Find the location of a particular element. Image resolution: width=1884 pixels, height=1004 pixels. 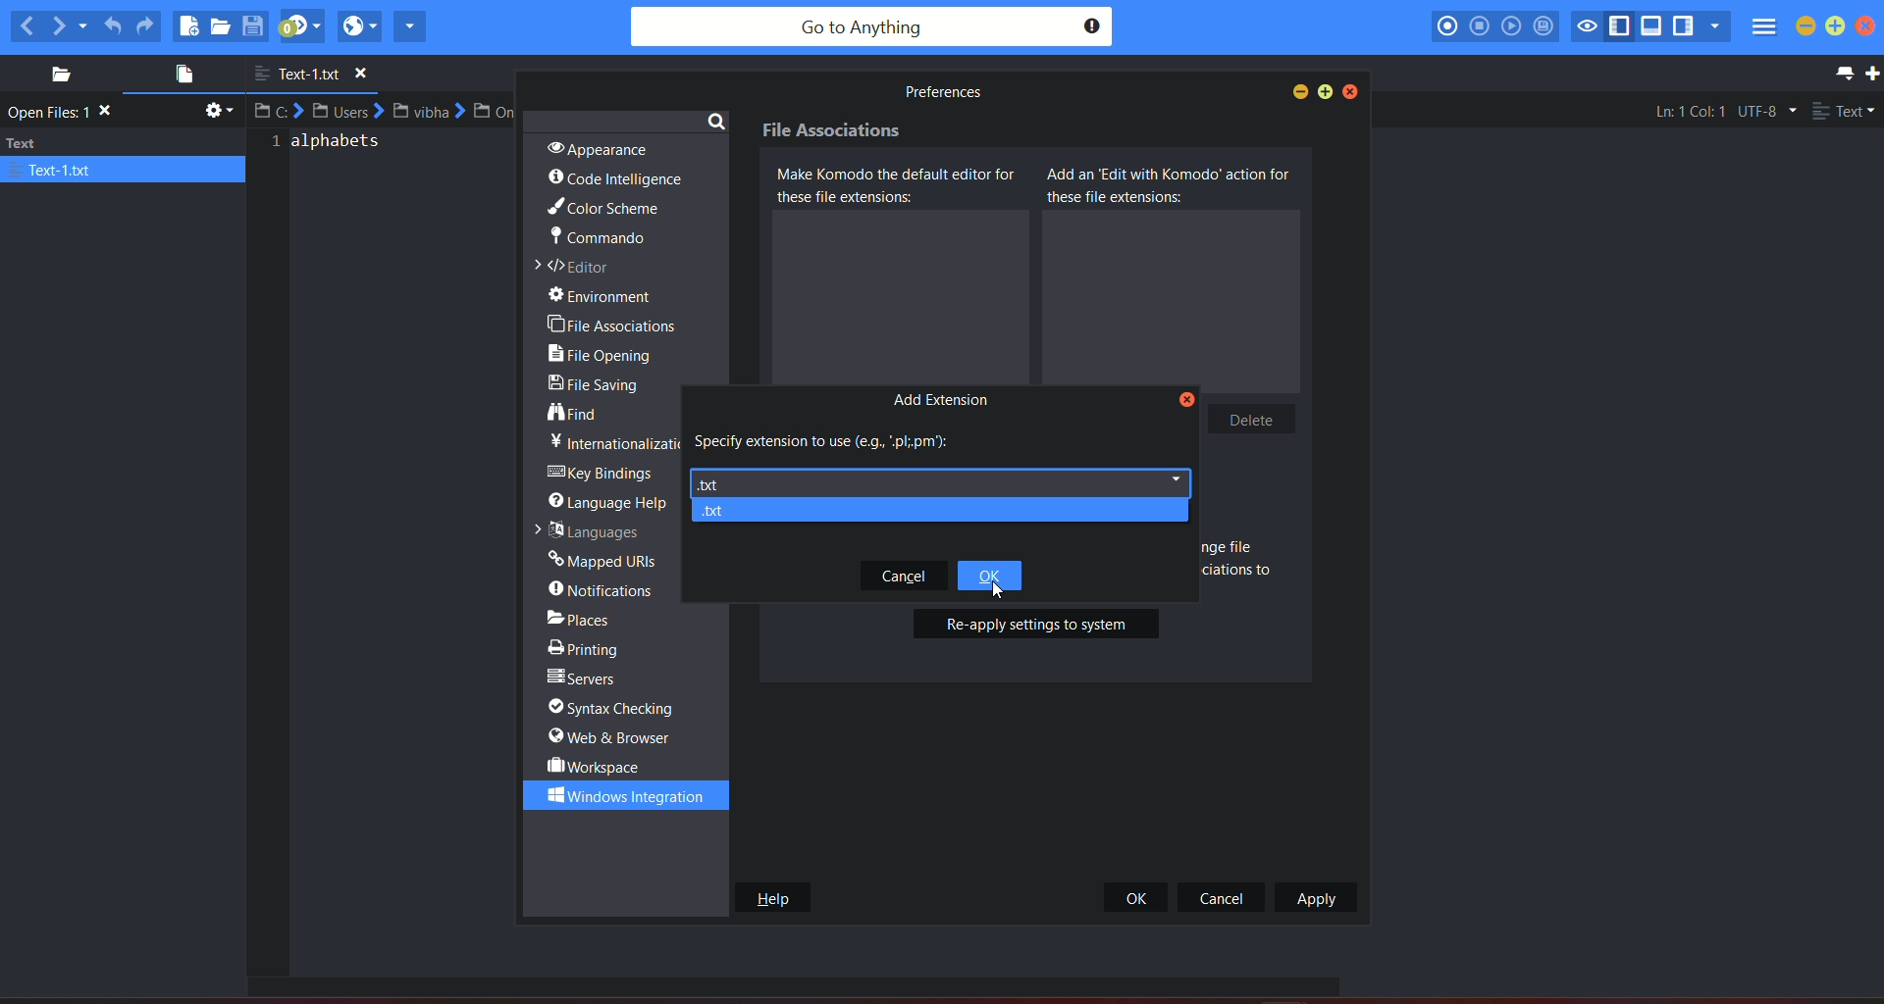

next is located at coordinates (70, 25).